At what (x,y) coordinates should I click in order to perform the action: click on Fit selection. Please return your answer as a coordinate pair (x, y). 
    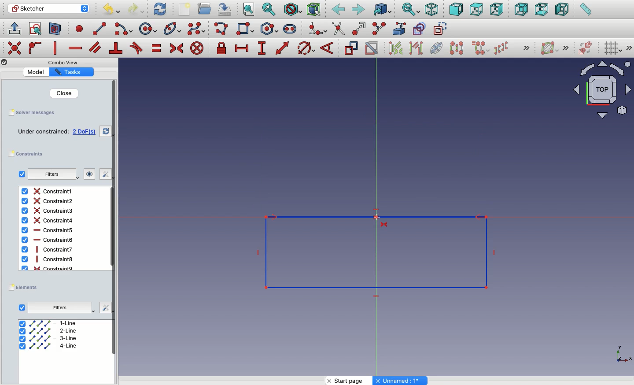
    Looking at the image, I should click on (269, 9).